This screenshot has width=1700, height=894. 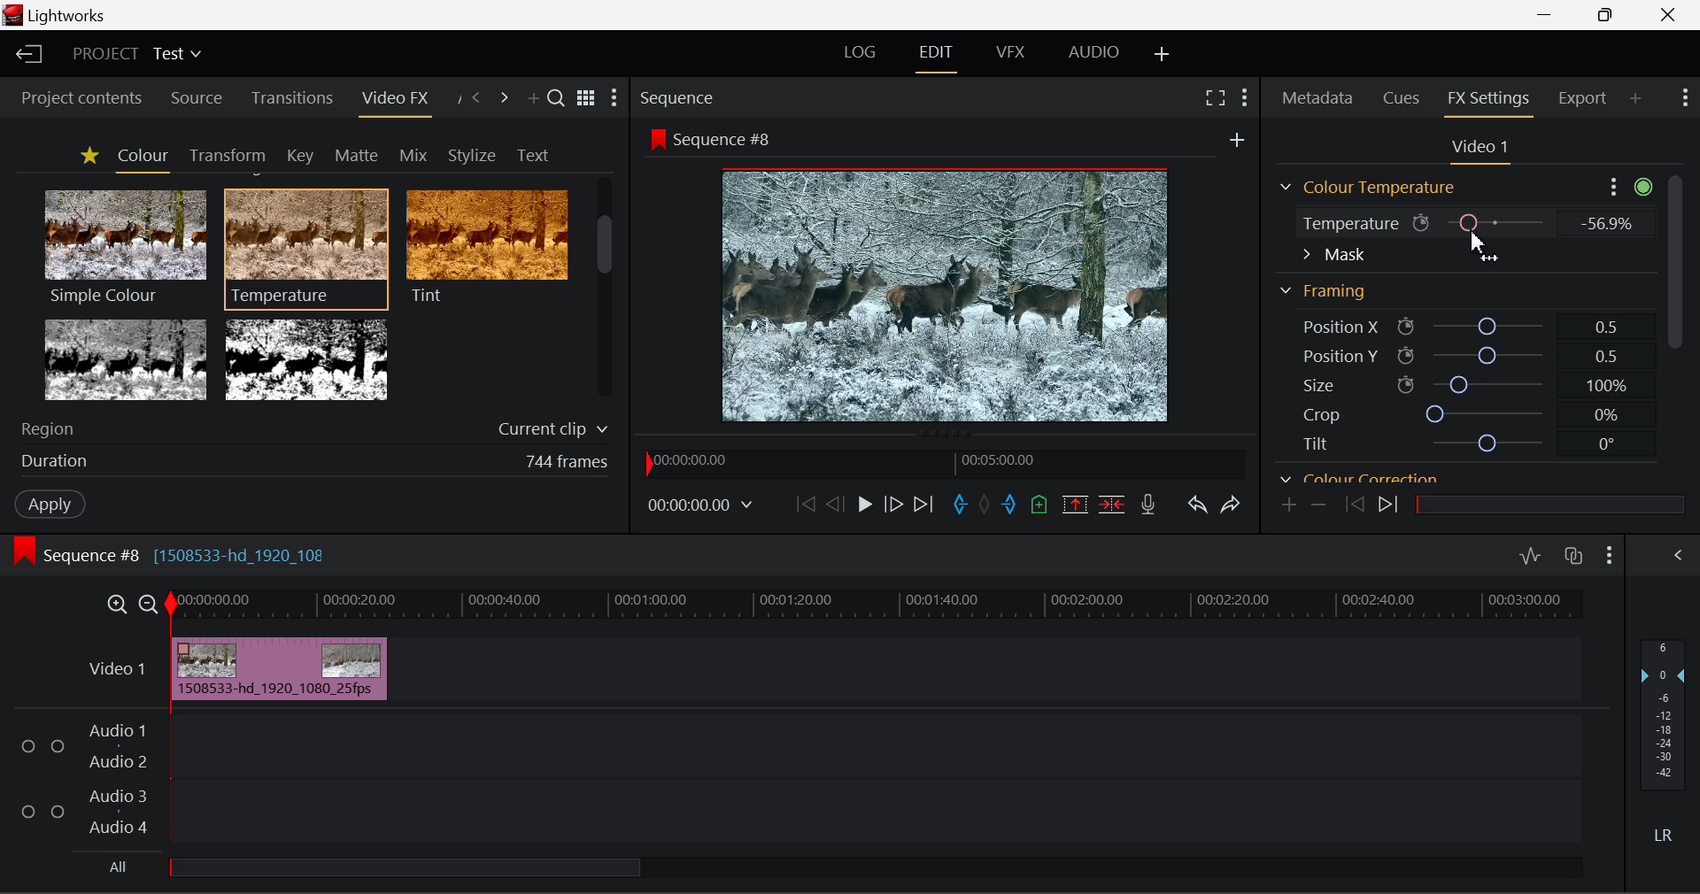 I want to click on icon, so click(x=1406, y=355).